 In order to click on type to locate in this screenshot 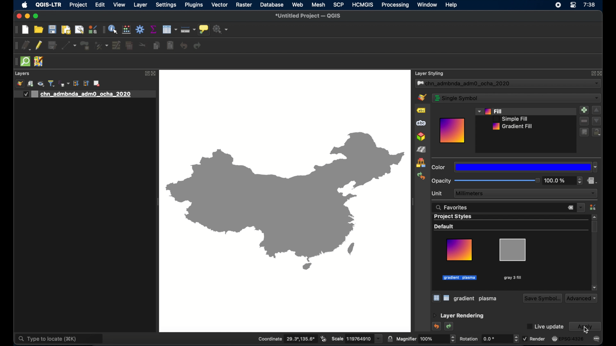, I will do `click(59, 339)`.